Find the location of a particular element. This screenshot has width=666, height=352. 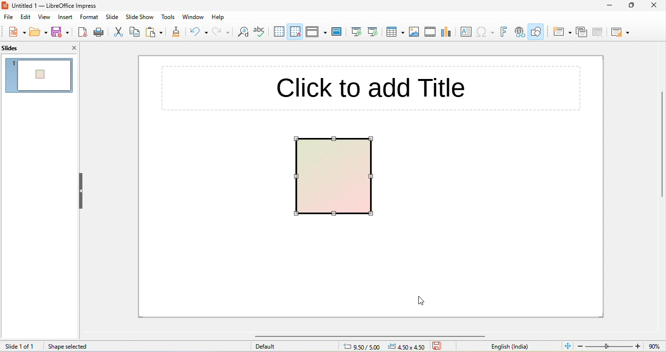

shape selected is located at coordinates (70, 347).